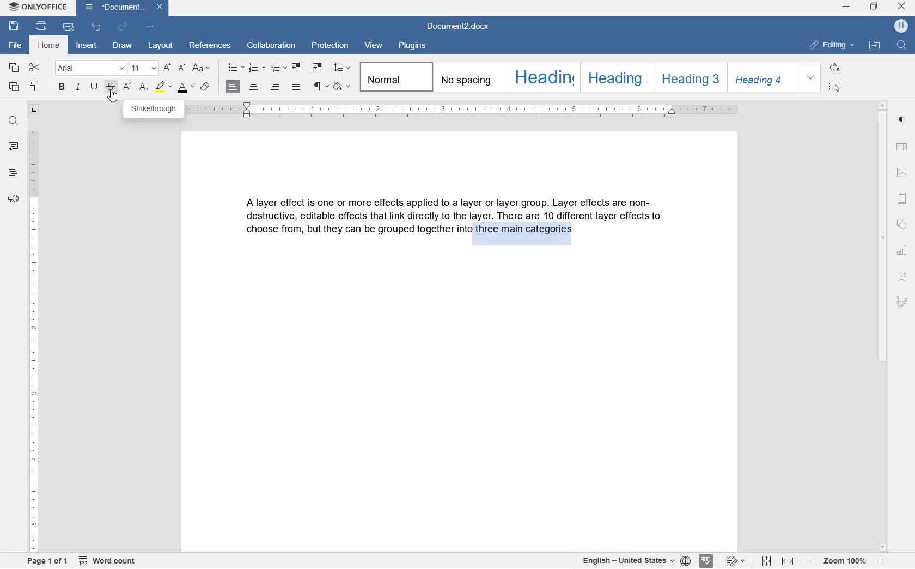  I want to click on numbering , so click(257, 68).